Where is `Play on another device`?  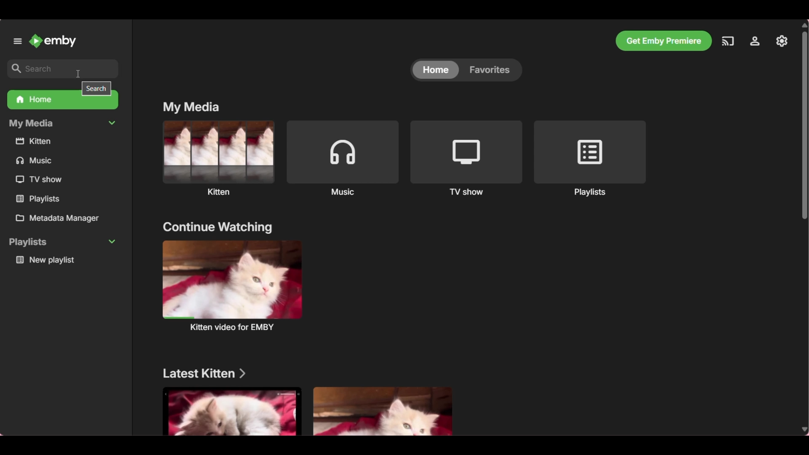 Play on another device is located at coordinates (727, 41).